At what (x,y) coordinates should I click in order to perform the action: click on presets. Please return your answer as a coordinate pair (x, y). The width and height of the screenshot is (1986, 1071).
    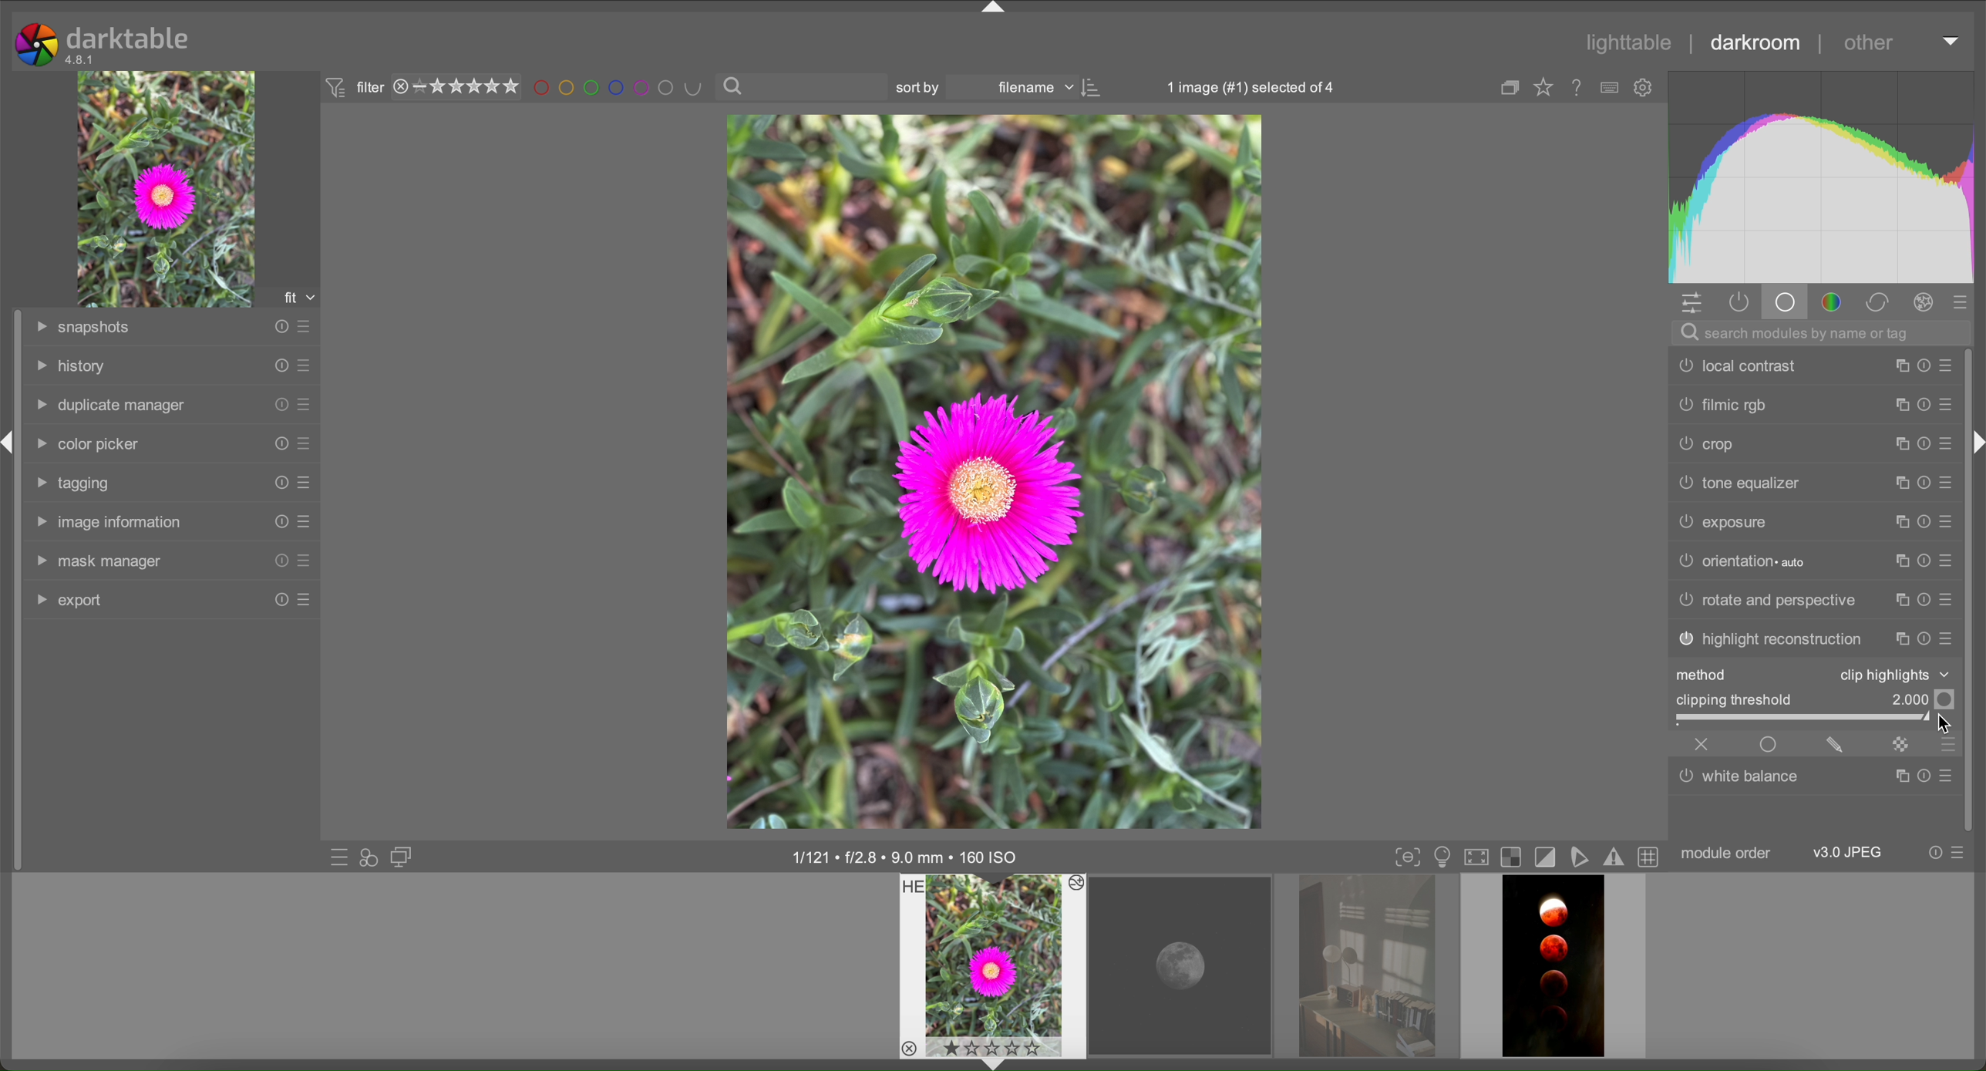
    Looking at the image, I should click on (303, 600).